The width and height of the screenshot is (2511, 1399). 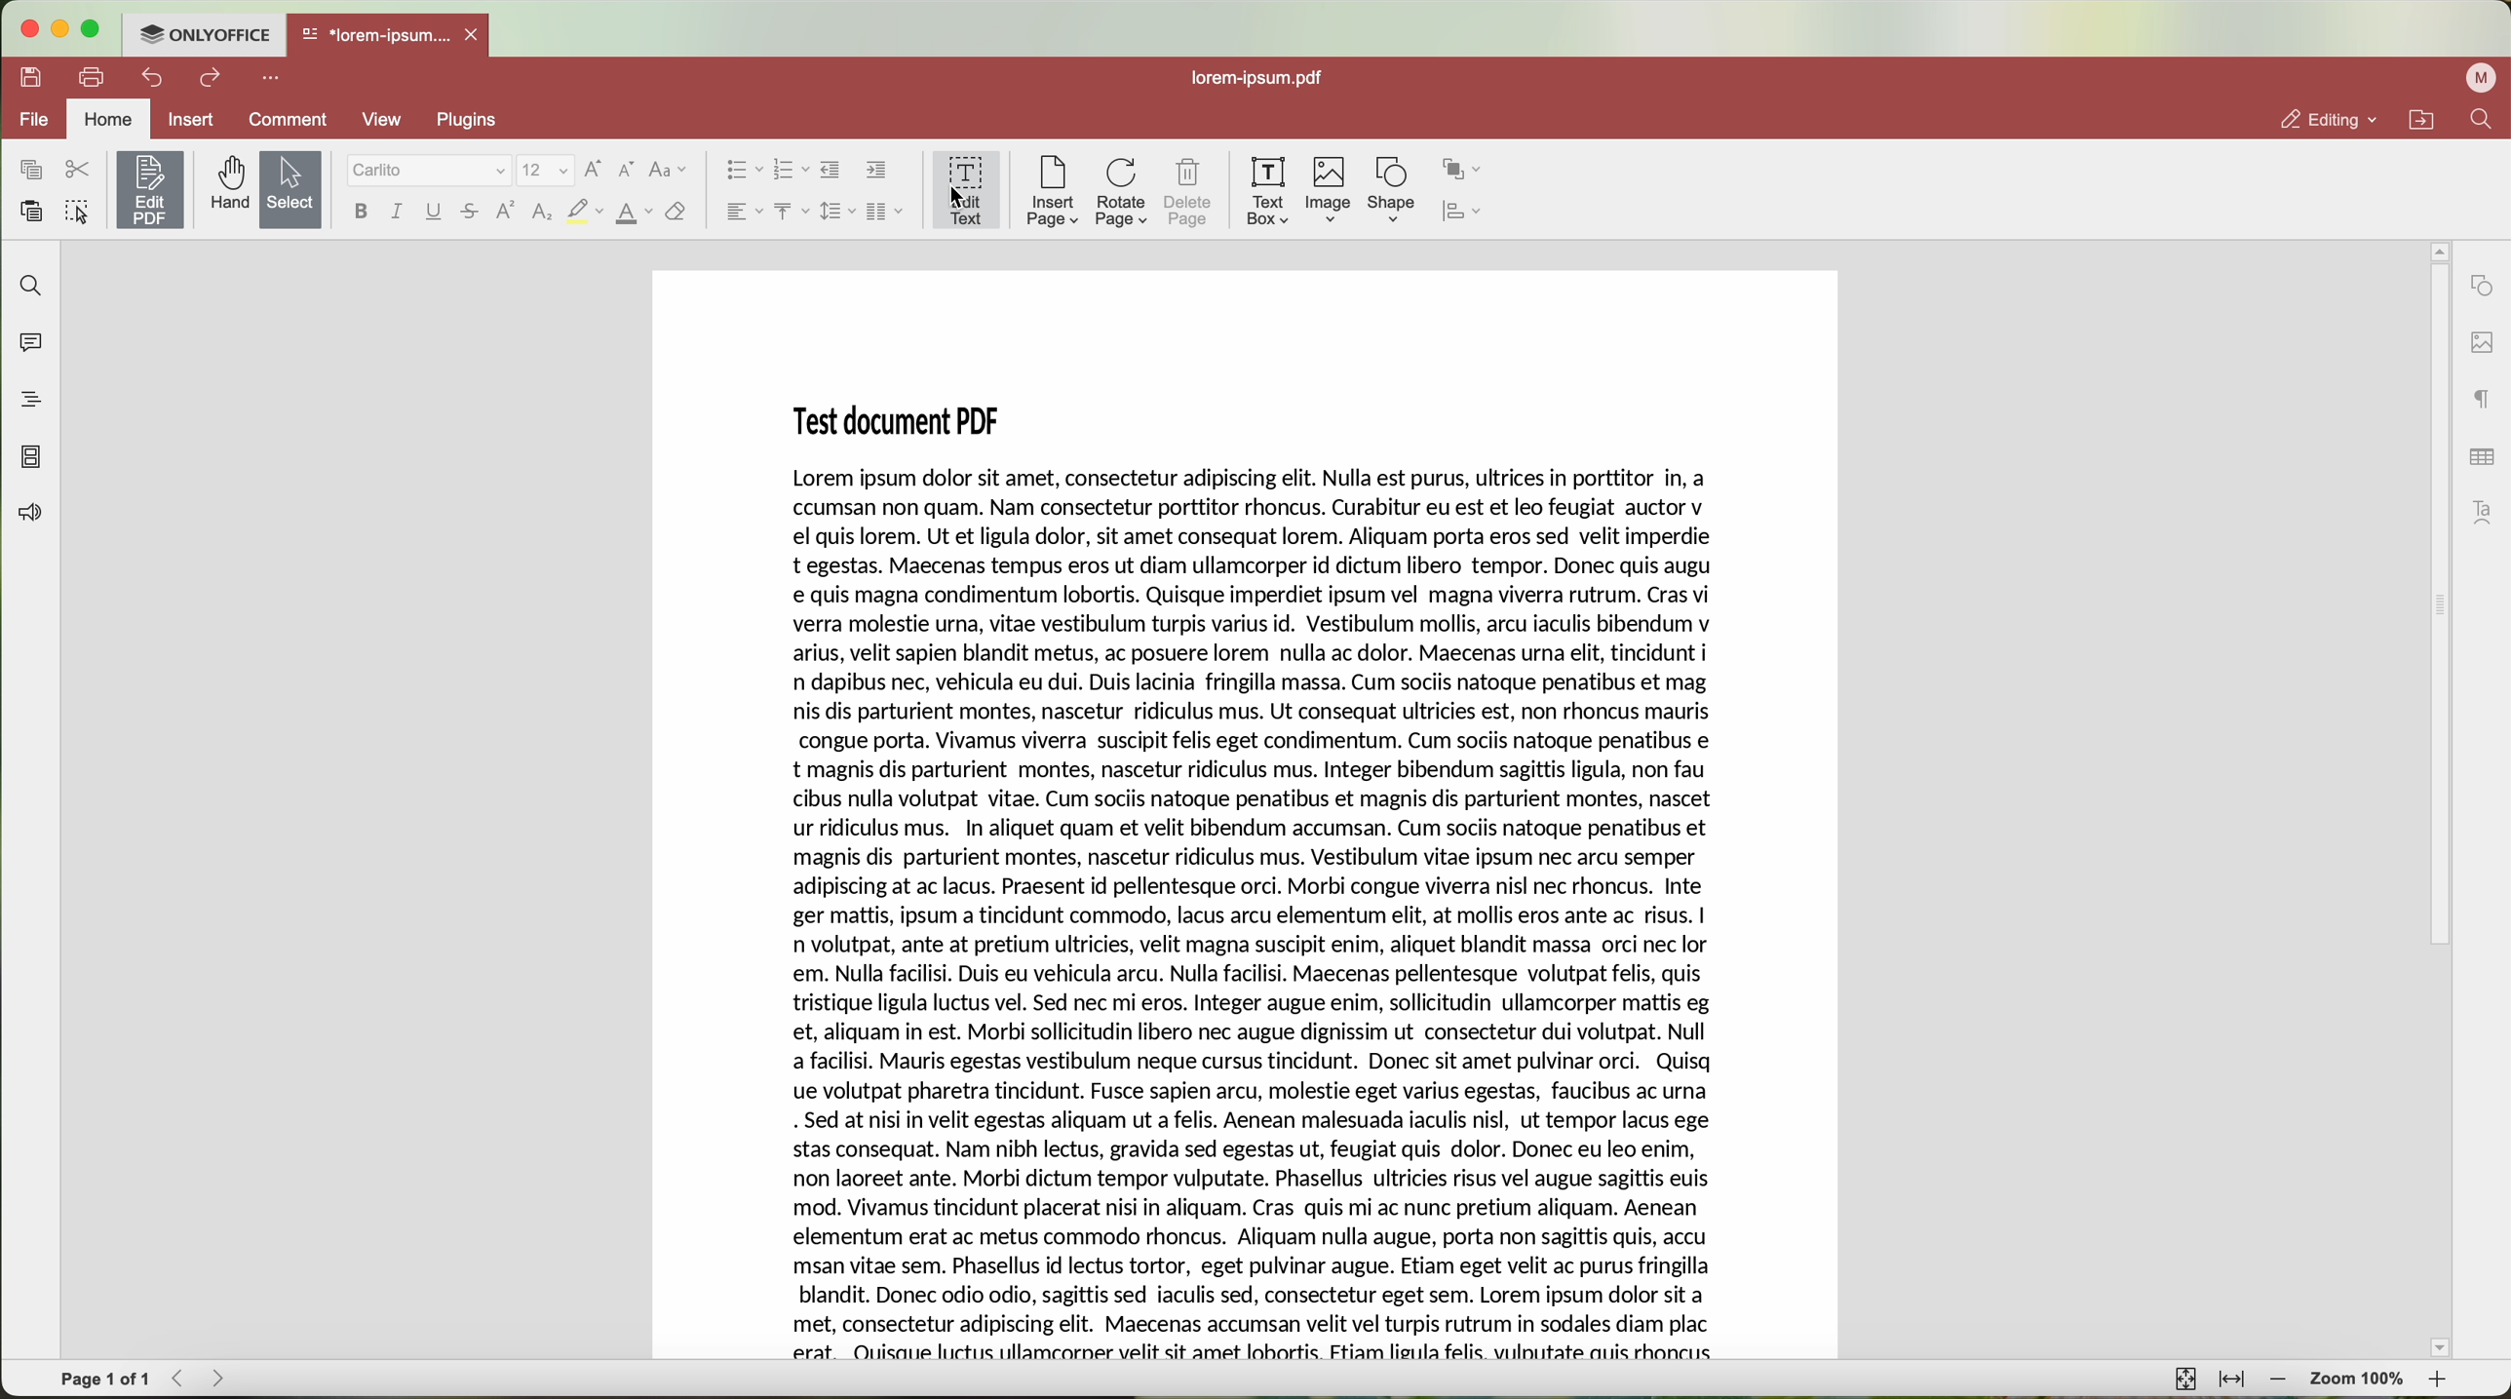 What do you see at coordinates (155, 78) in the screenshot?
I see `undo` at bounding box center [155, 78].